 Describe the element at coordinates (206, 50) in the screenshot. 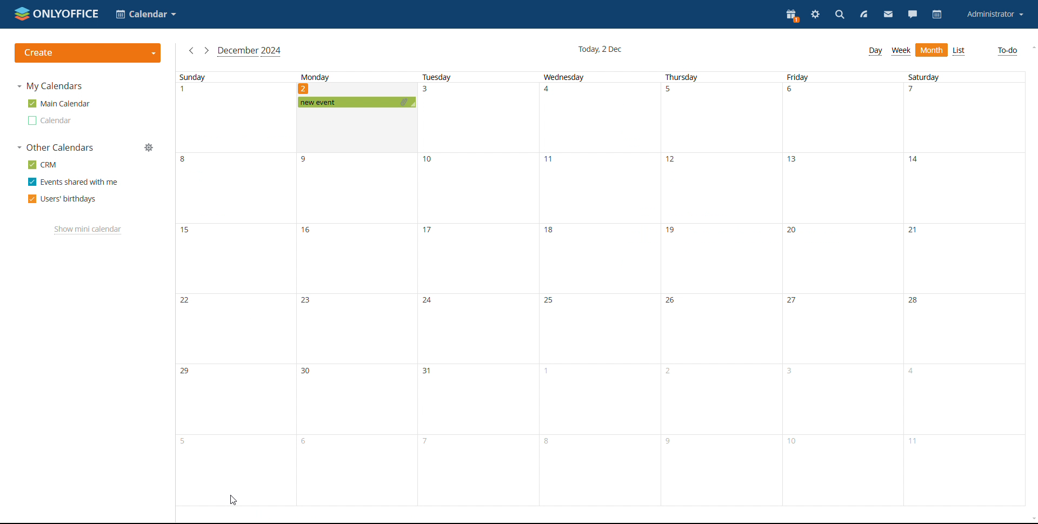

I see `next month` at that location.